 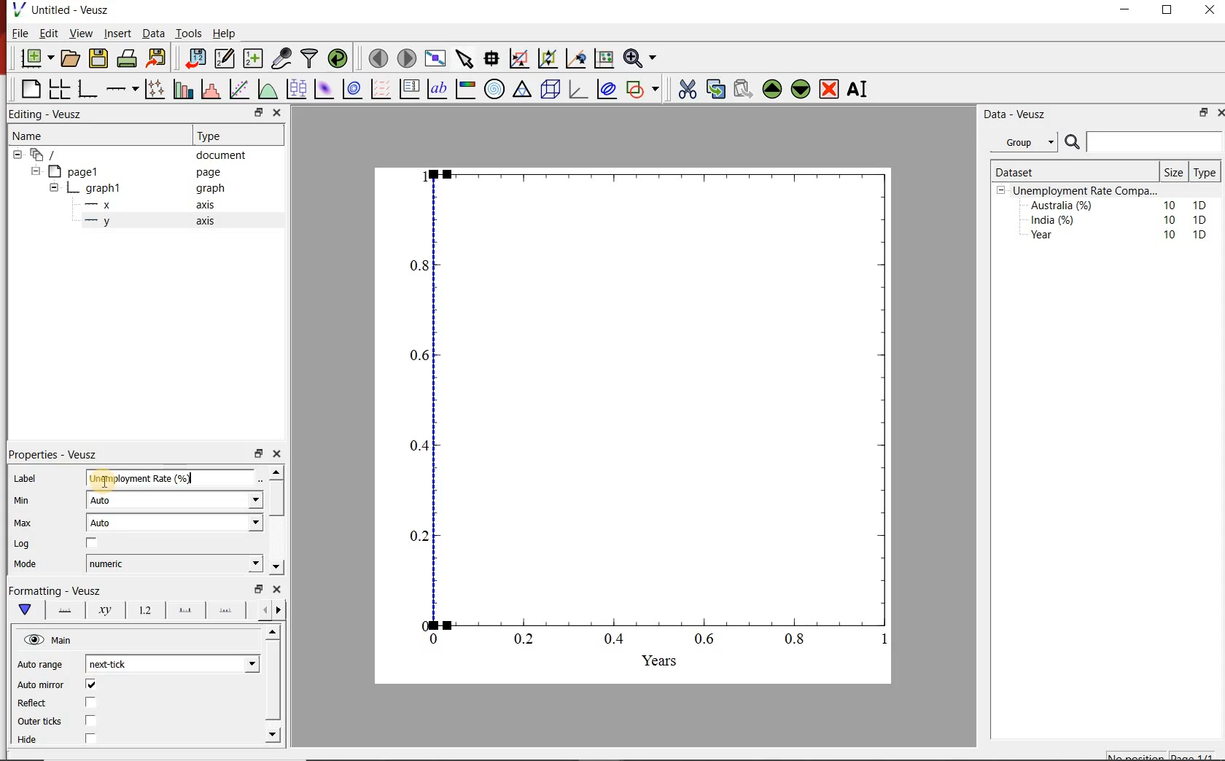 I want to click on move up, so click(x=276, y=472).